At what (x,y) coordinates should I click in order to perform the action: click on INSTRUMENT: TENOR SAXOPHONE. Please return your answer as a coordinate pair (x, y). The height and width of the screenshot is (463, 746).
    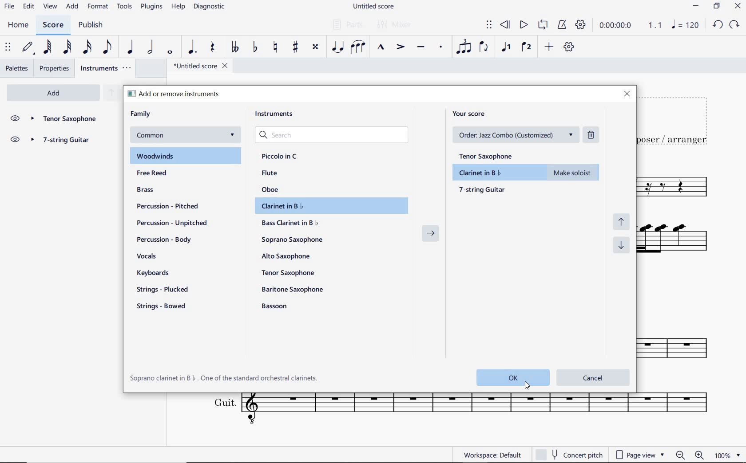
    Looking at the image, I should click on (679, 188).